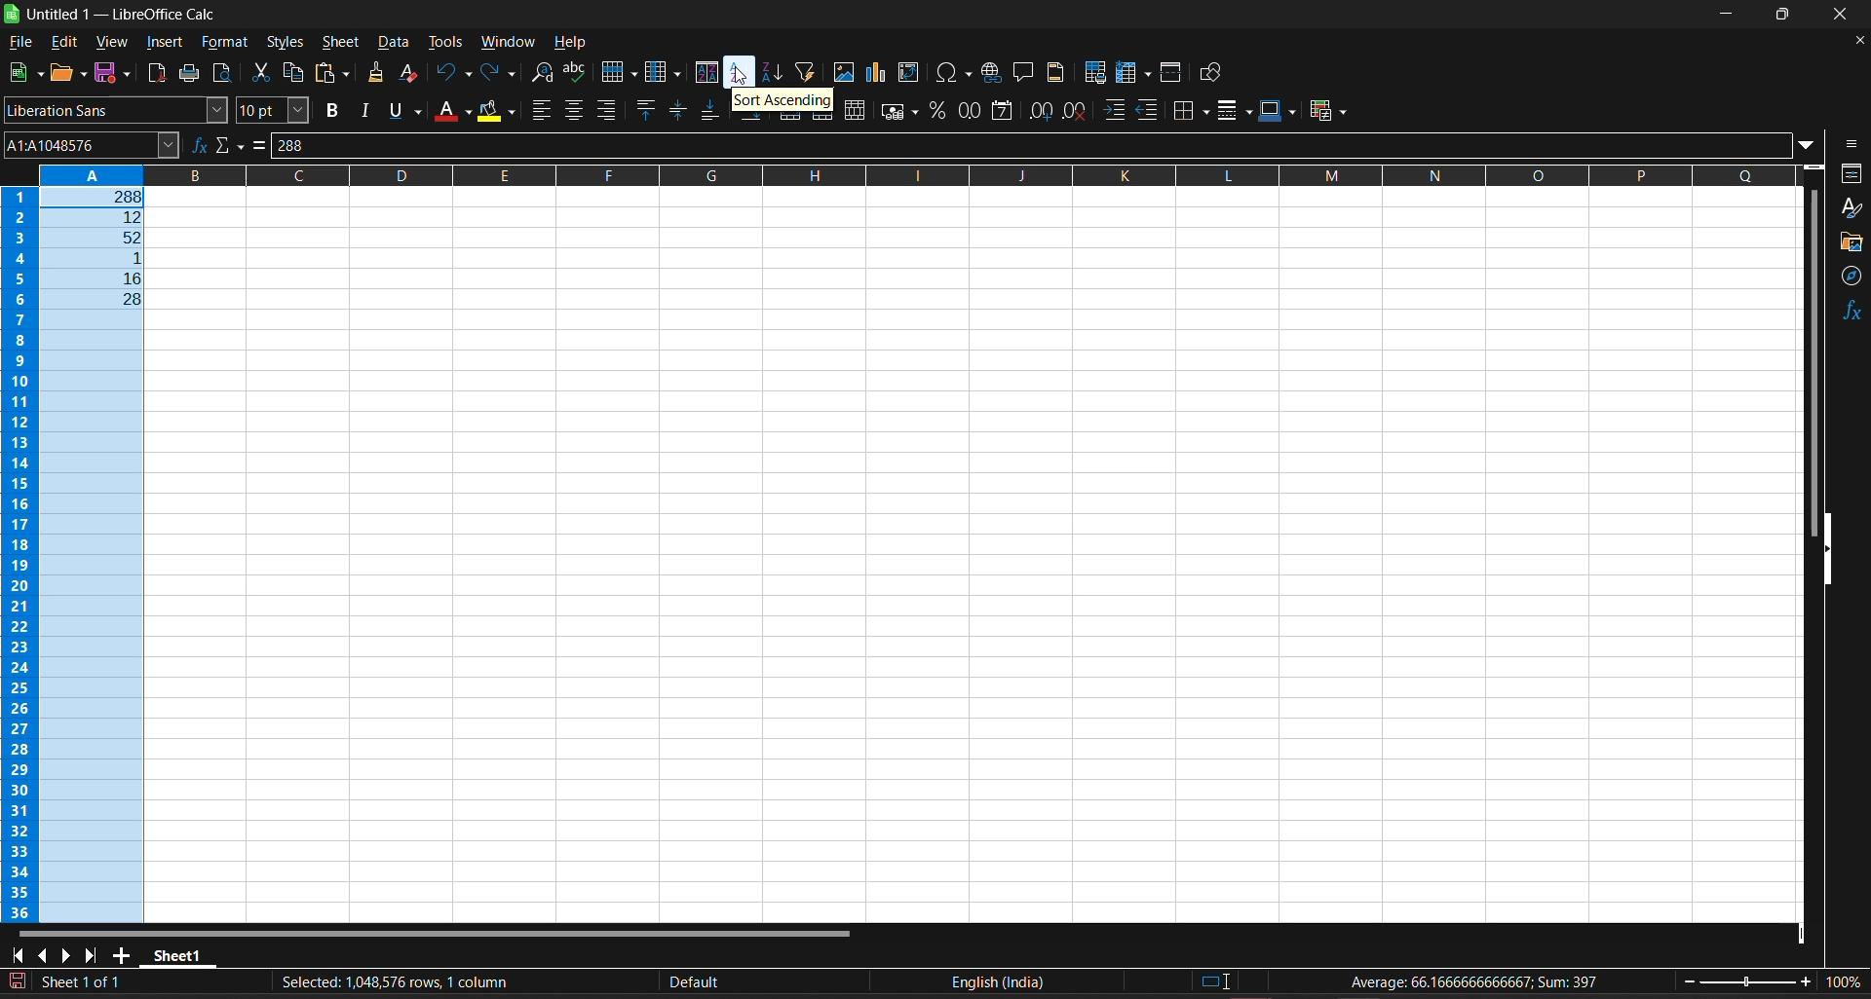 This screenshot has width=1871, height=999. What do you see at coordinates (570, 42) in the screenshot?
I see `help` at bounding box center [570, 42].